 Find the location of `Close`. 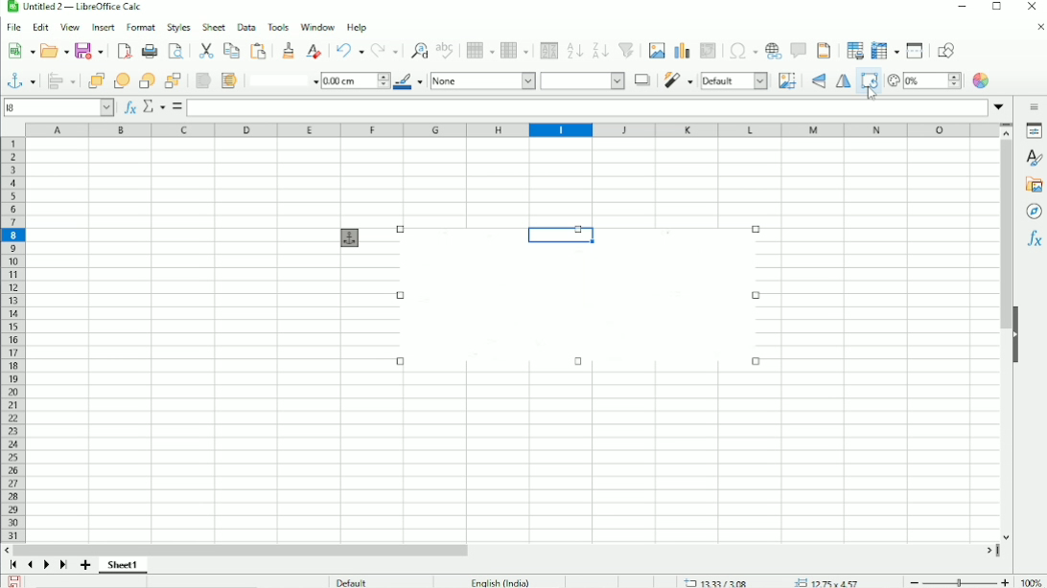

Close is located at coordinates (1031, 7).